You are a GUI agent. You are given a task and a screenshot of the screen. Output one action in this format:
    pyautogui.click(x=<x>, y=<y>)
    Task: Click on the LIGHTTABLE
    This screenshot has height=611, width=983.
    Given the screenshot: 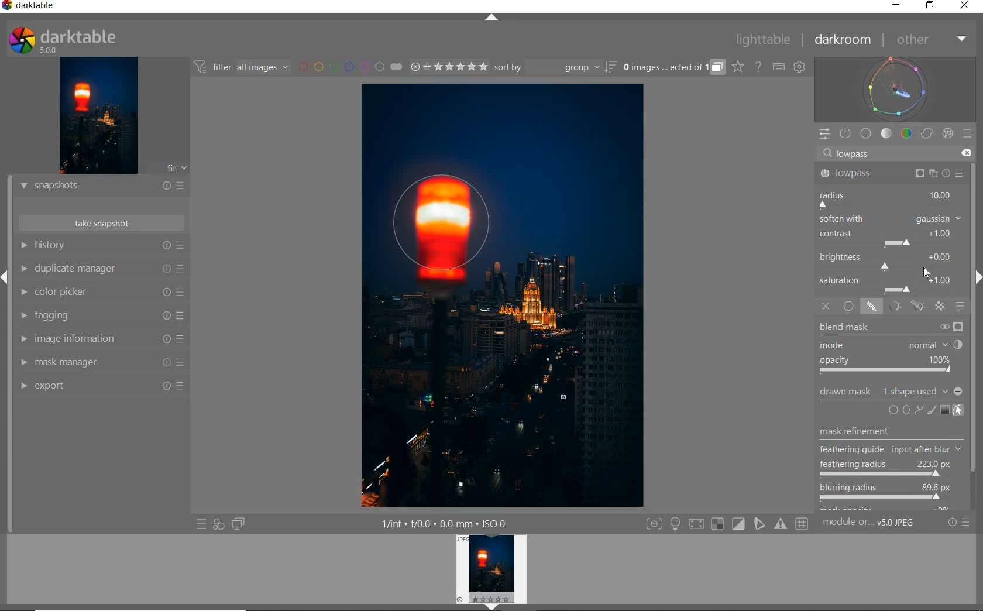 What is the action you would take?
    pyautogui.click(x=765, y=39)
    